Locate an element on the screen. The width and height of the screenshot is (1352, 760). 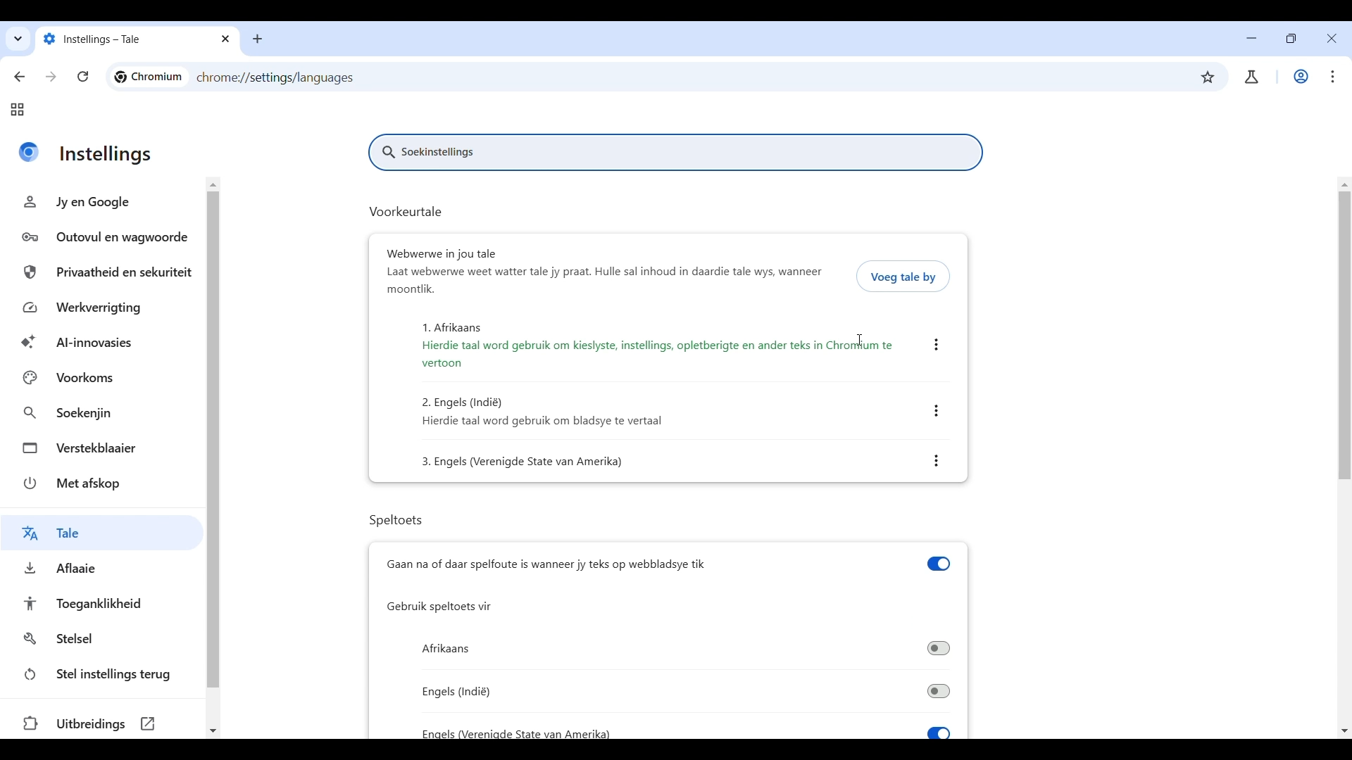
vertical side bar is located at coordinates (215, 440).